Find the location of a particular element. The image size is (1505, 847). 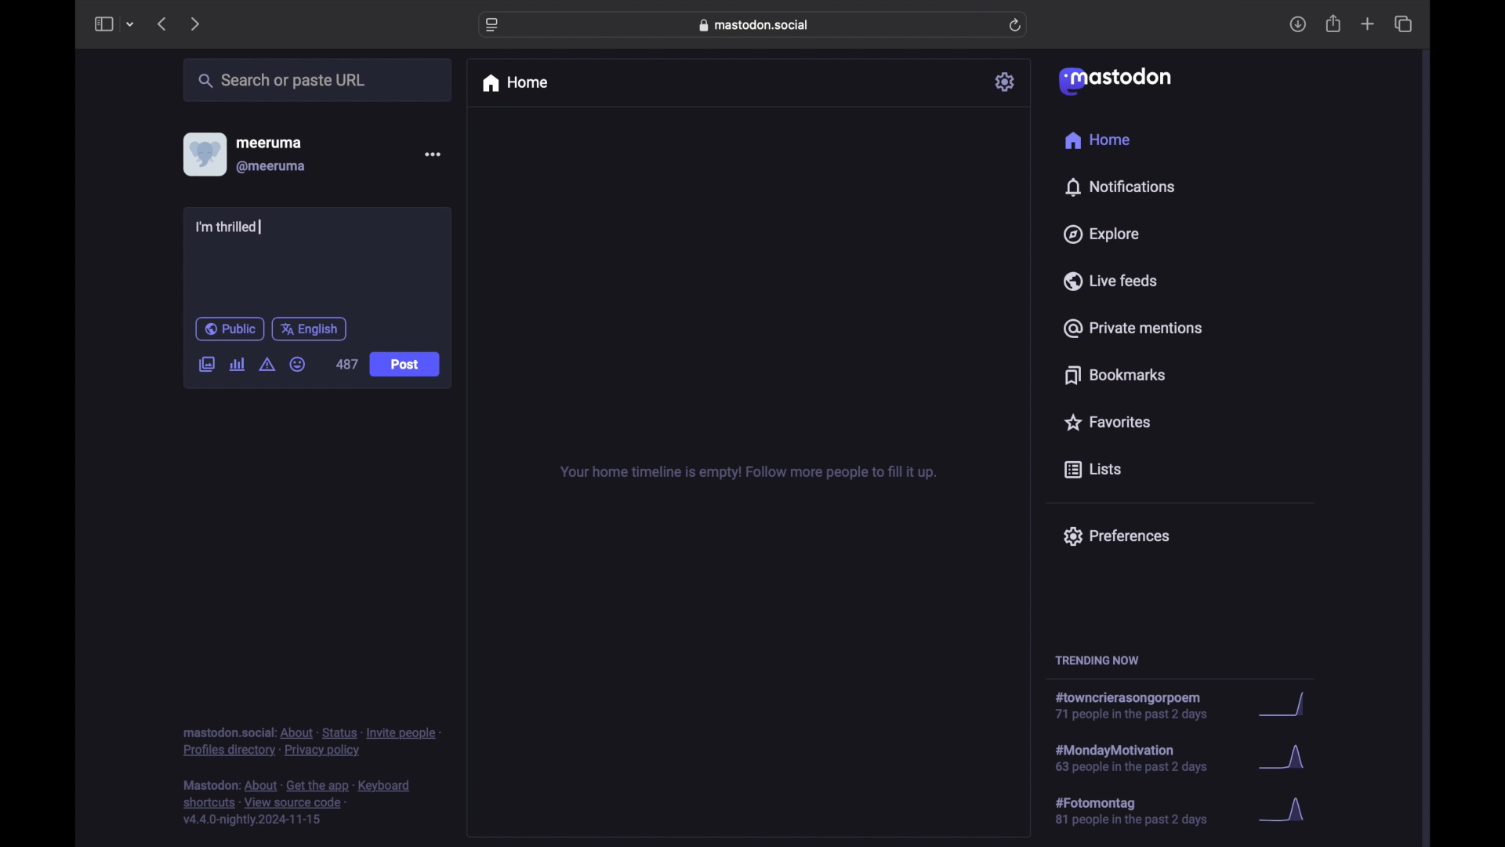

english is located at coordinates (310, 329).